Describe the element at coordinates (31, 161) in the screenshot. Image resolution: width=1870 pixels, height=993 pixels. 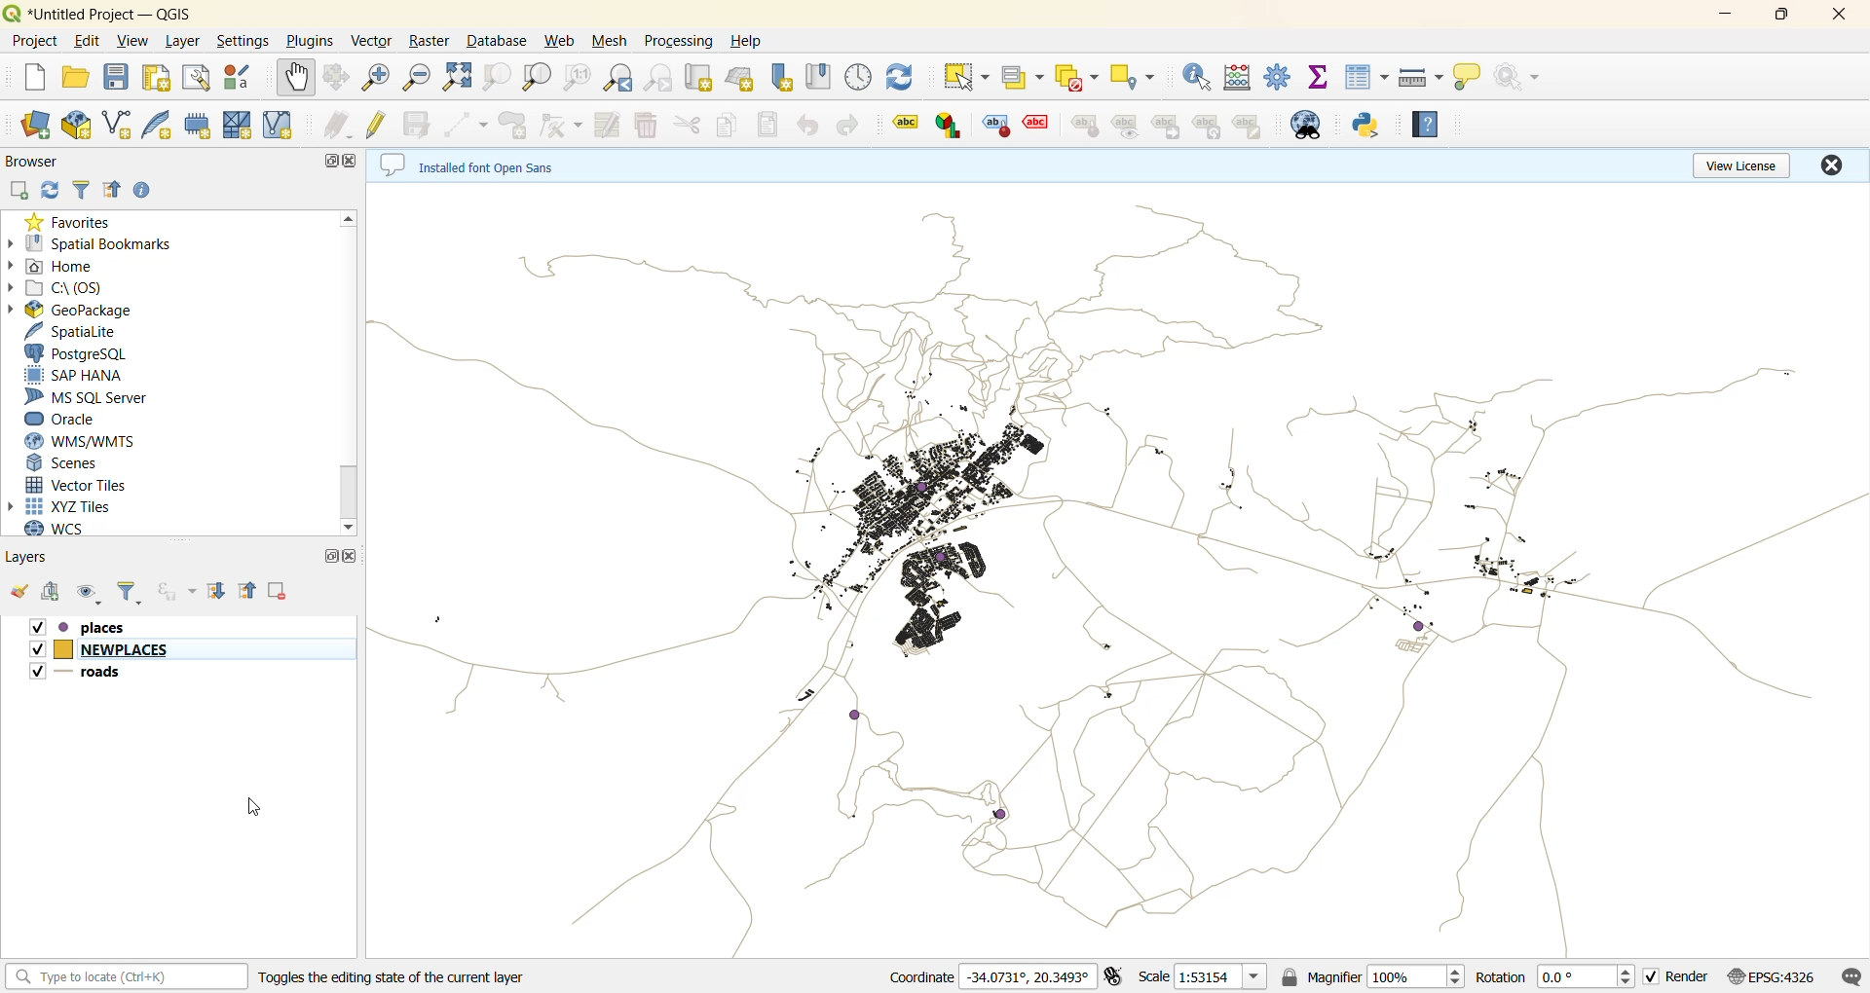
I see `browser` at that location.